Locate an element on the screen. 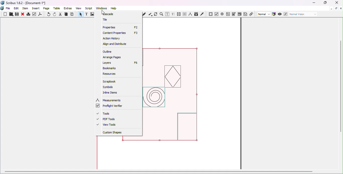 Image resolution: width=343 pixels, height=174 pixels. Close document is located at coordinates (341, 9).